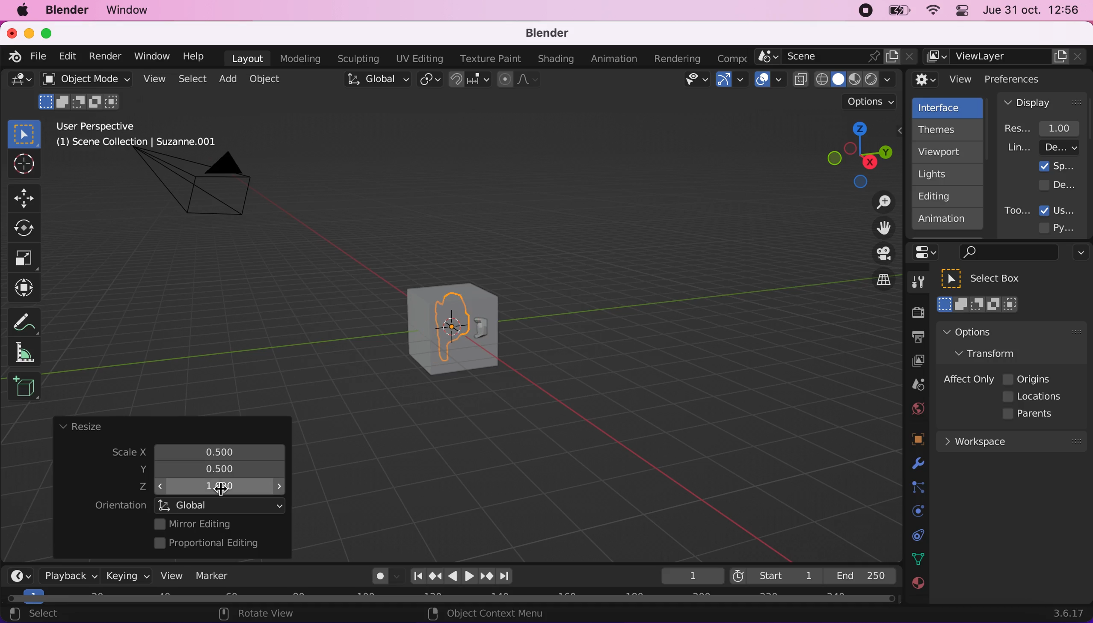 Image resolution: width=1093 pixels, height=623 pixels. Describe the element at coordinates (1027, 79) in the screenshot. I see `preferences` at that location.